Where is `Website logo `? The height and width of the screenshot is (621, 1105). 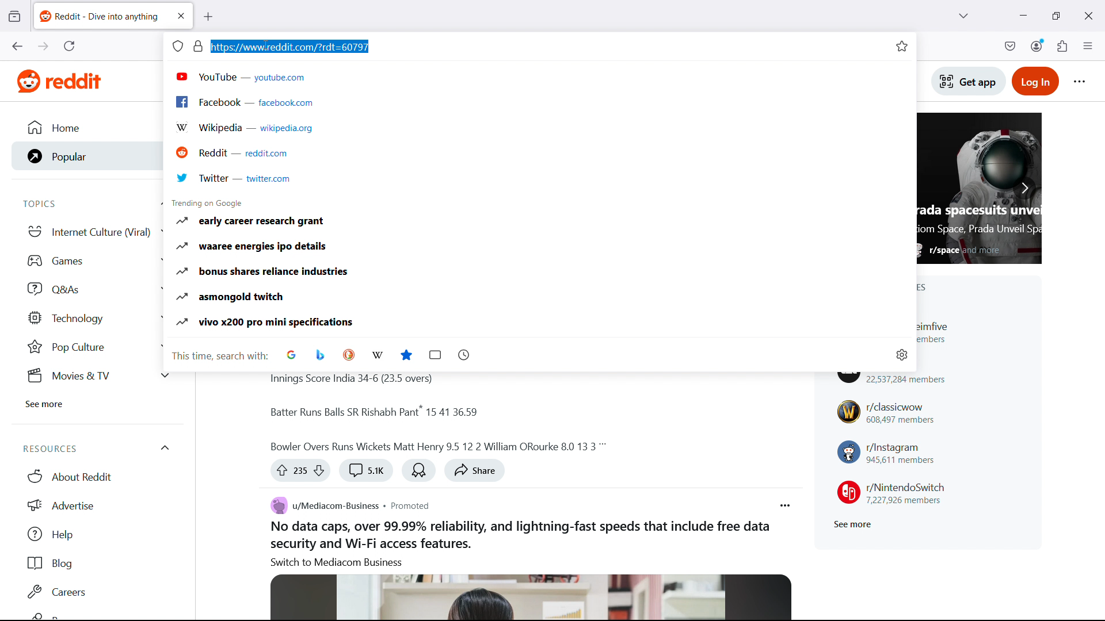
Website logo  is located at coordinates (55, 82).